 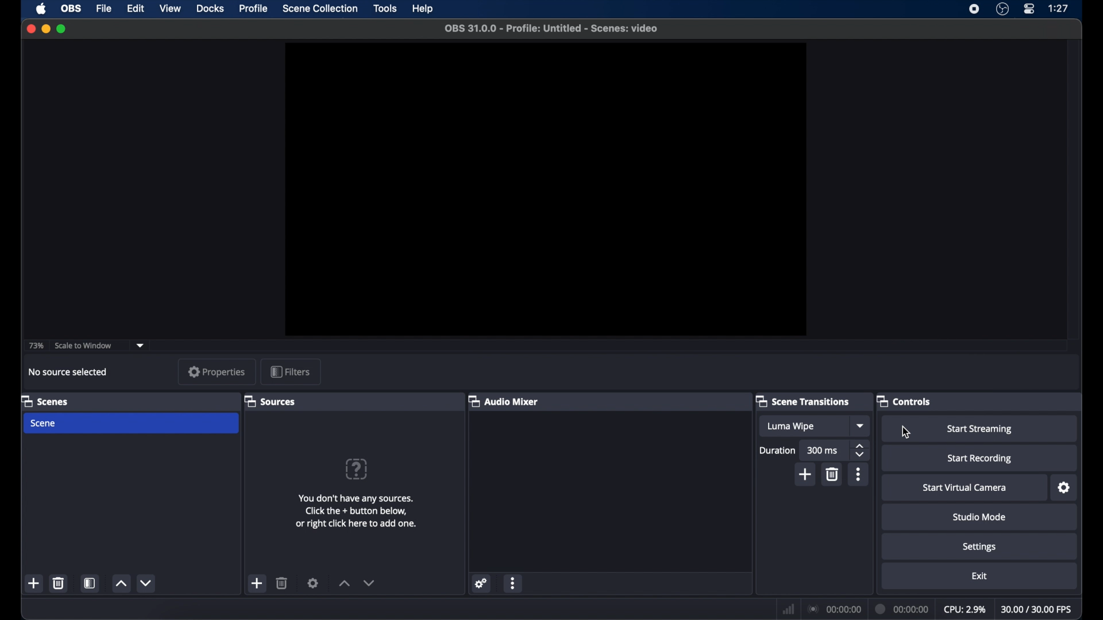 I want to click on minimize, so click(x=45, y=29).